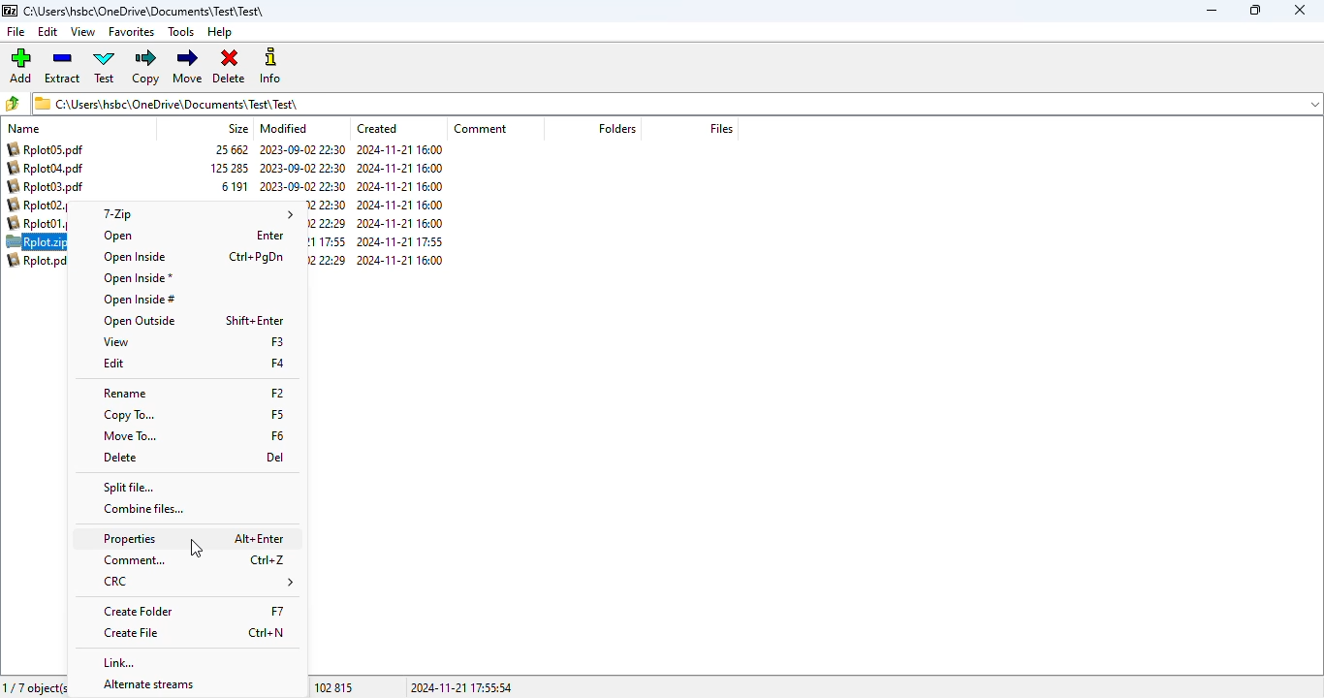  Describe the element at coordinates (25, 128) in the screenshot. I see `name` at that location.